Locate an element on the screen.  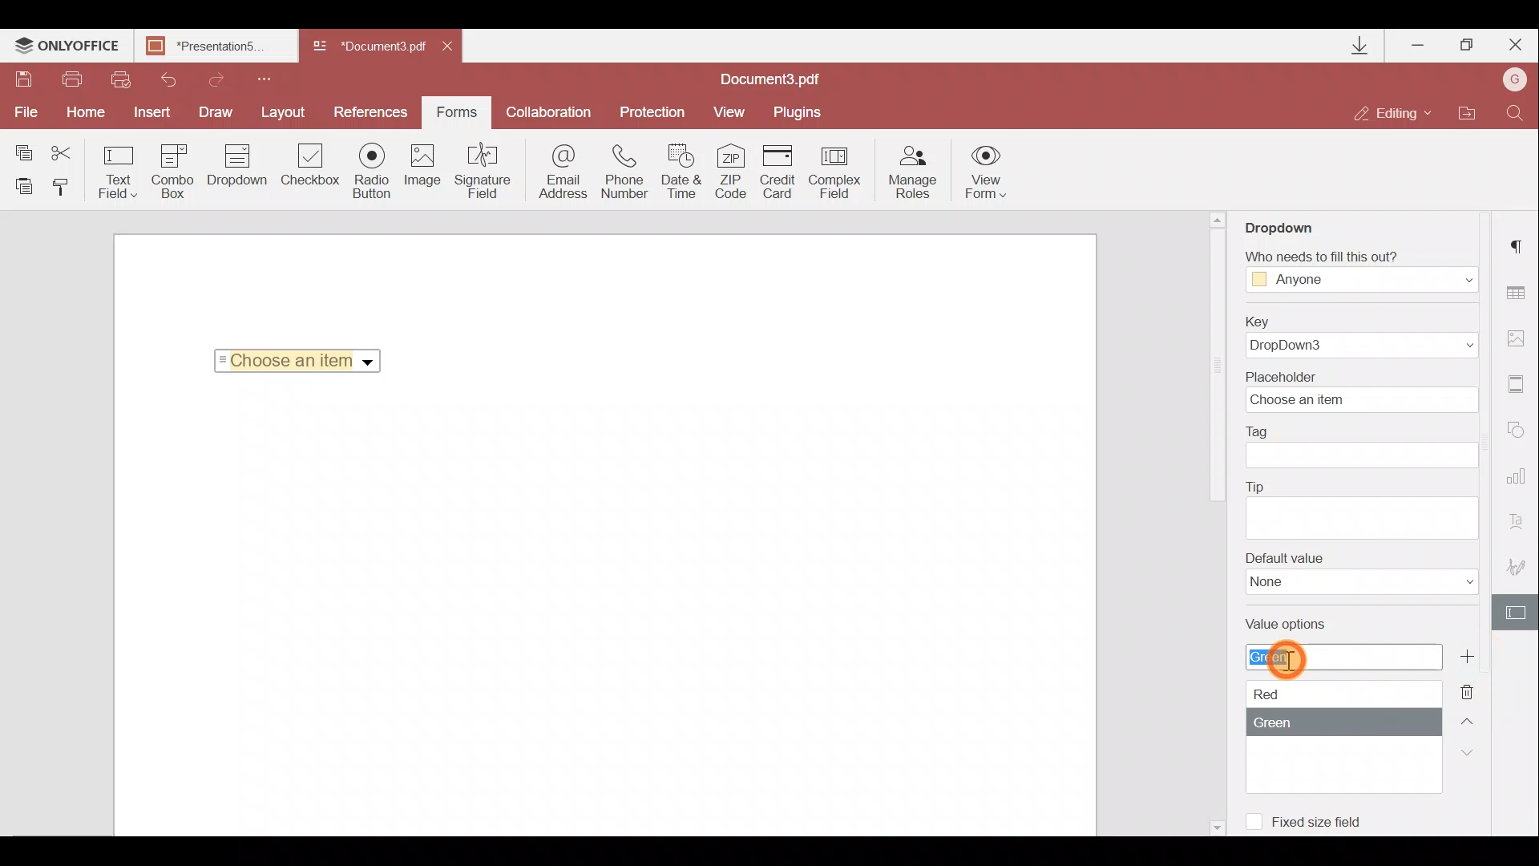
Maximize is located at coordinates (1466, 47).